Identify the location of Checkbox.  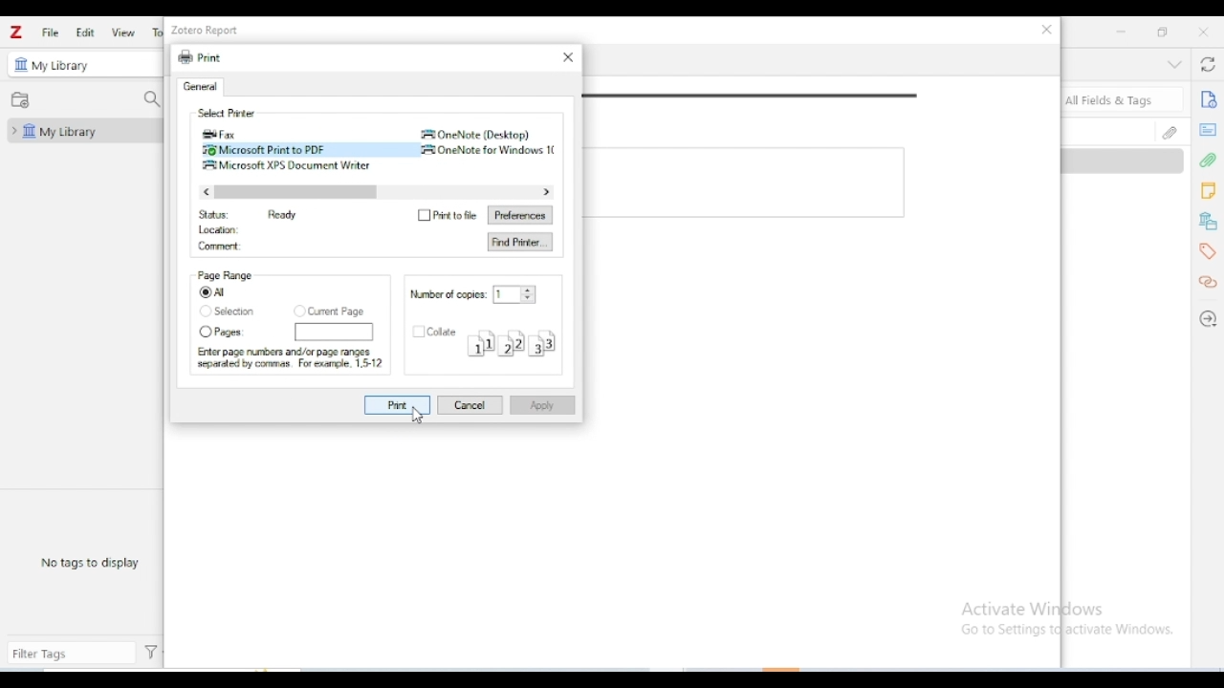
(203, 333).